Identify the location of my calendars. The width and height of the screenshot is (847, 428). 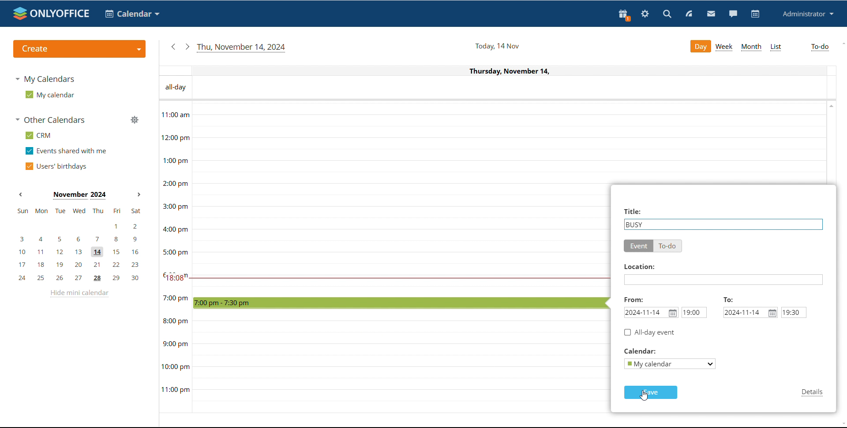
(45, 79).